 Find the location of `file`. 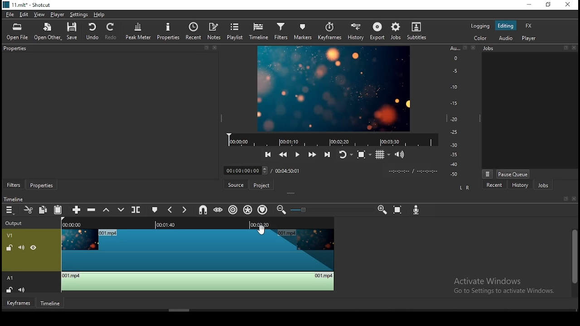

file is located at coordinates (9, 14).